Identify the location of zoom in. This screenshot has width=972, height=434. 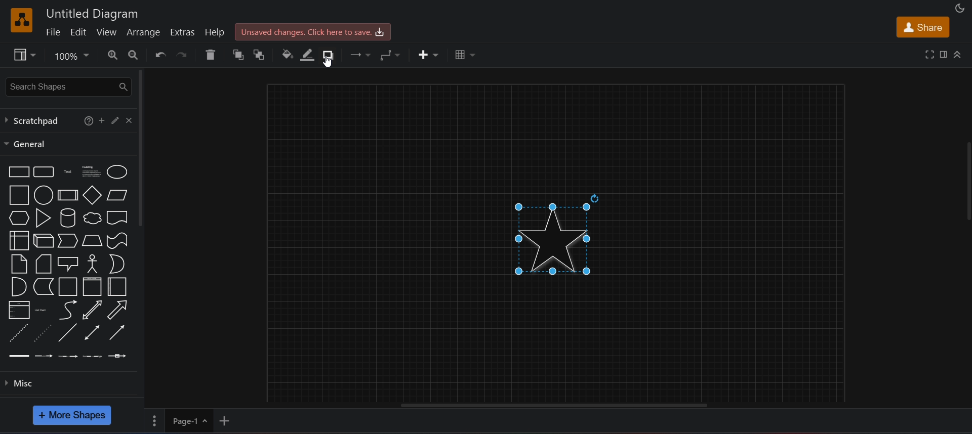
(108, 56).